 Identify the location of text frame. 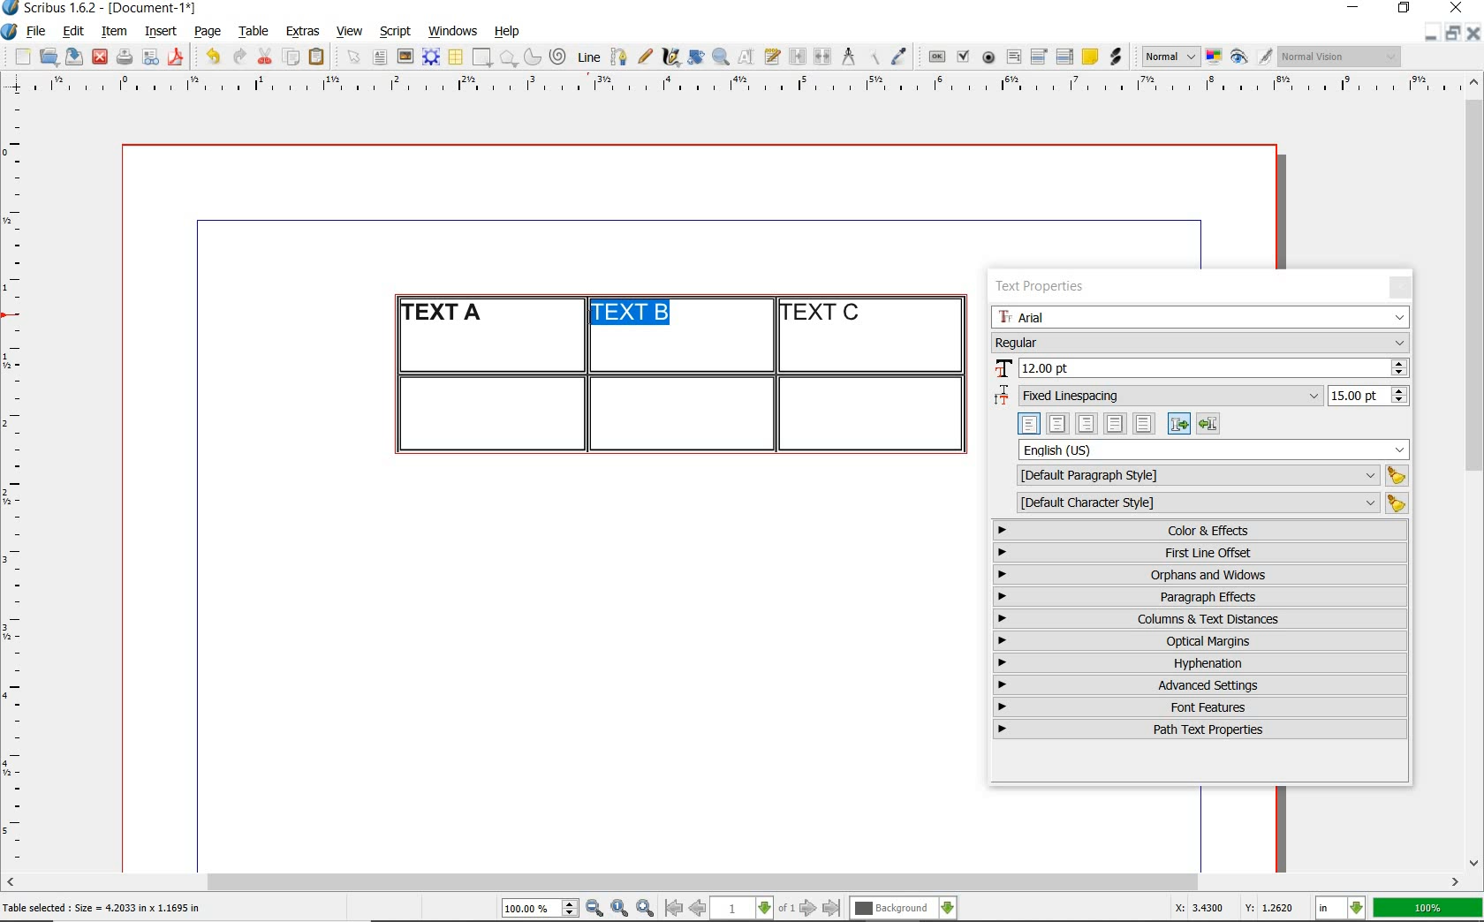
(379, 58).